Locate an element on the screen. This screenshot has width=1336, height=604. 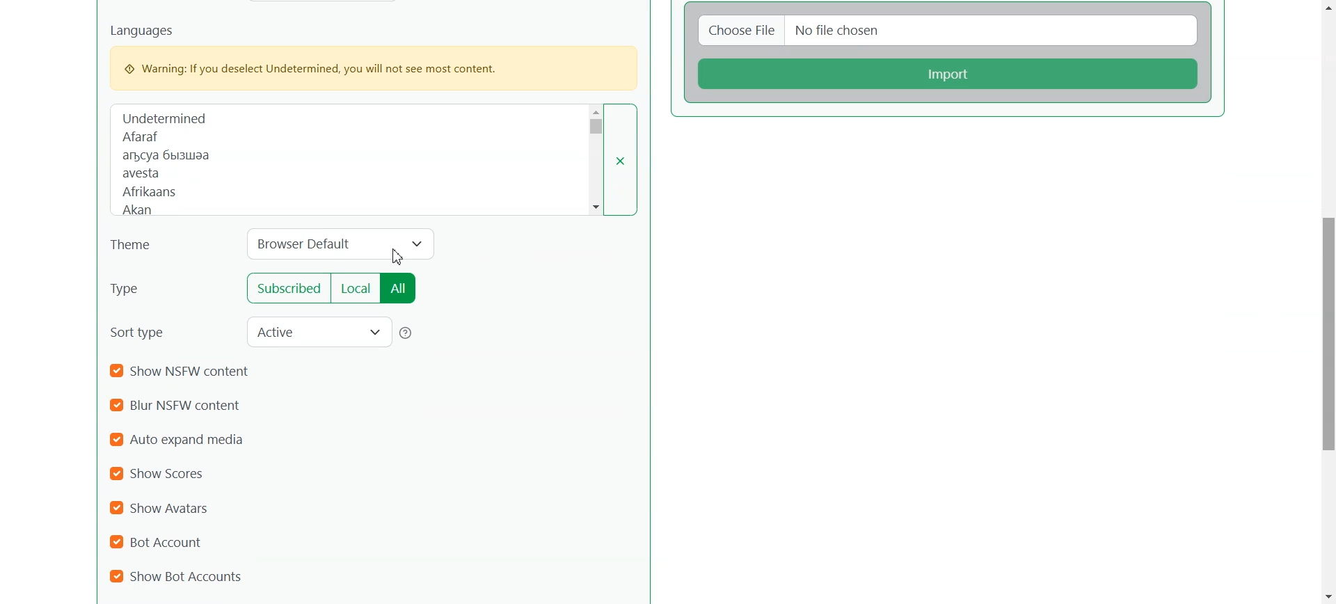
Local is located at coordinates (355, 288).